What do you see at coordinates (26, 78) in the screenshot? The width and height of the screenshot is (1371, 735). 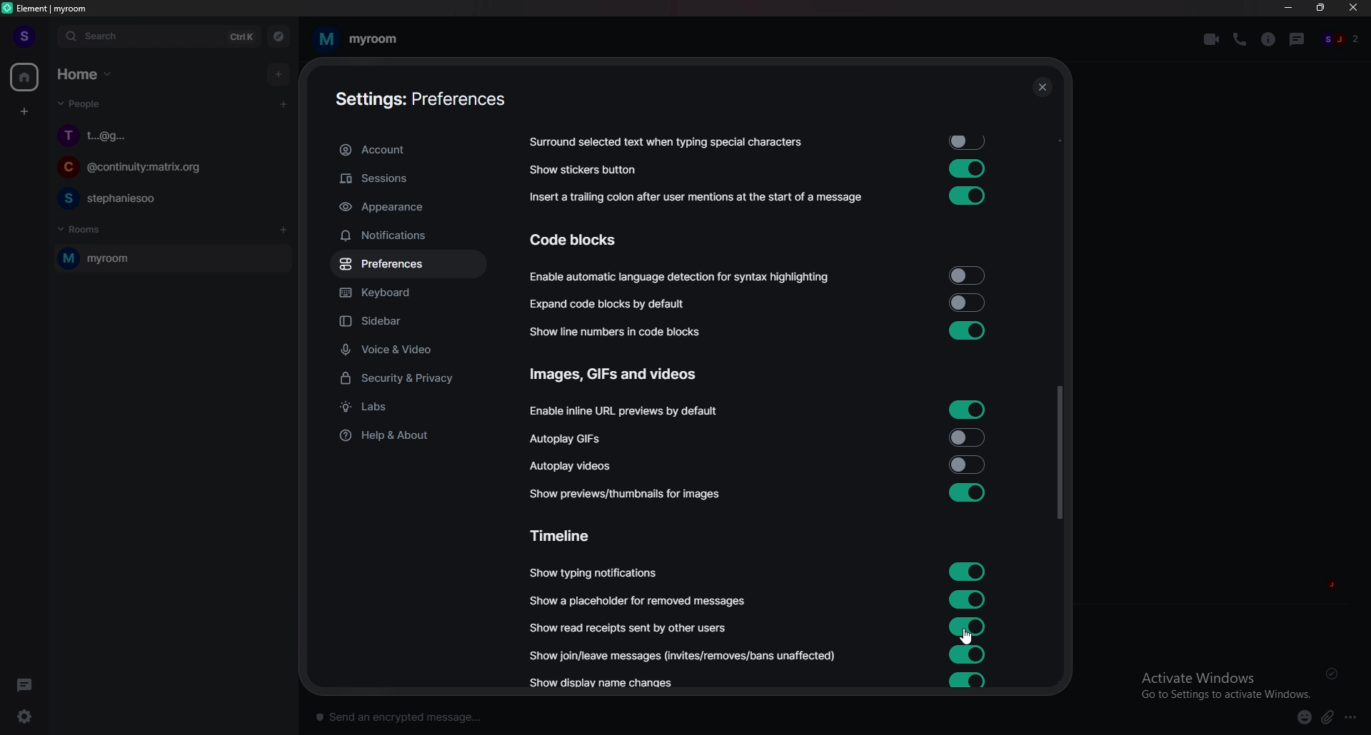 I see `home` at bounding box center [26, 78].